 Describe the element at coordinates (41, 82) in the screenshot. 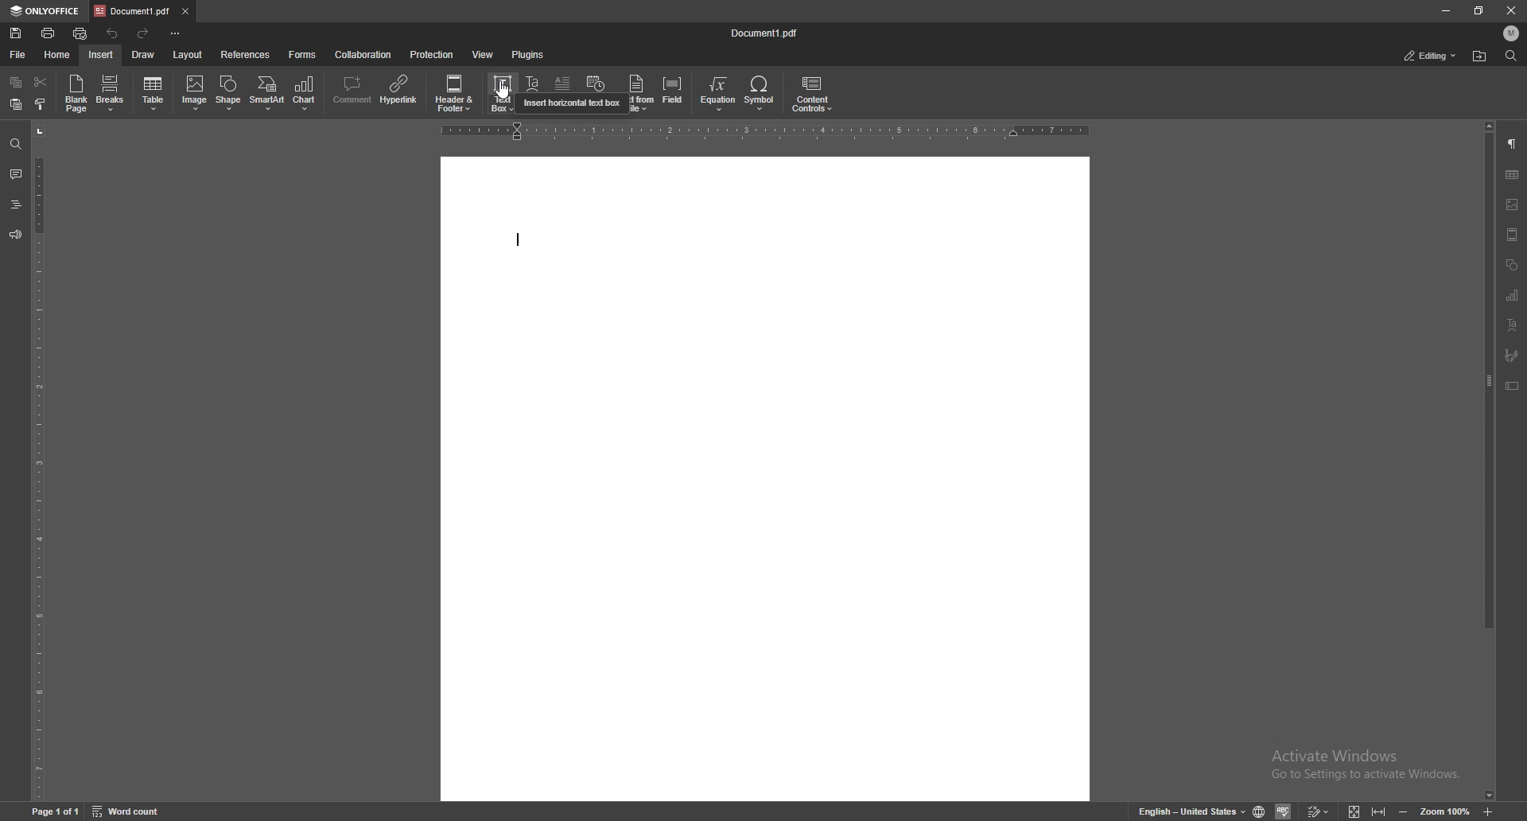

I see `cut` at that location.